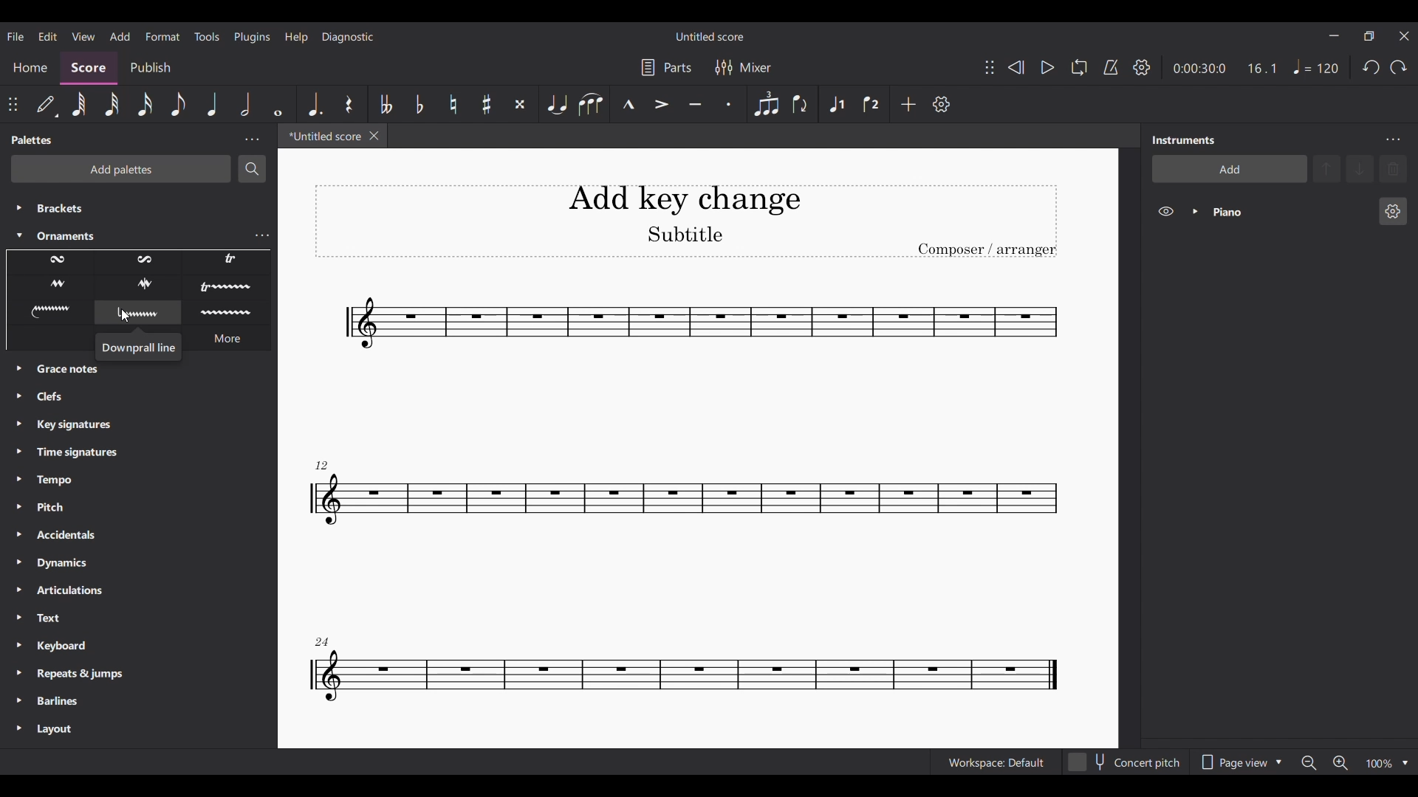  What do you see at coordinates (151, 69) in the screenshot?
I see `Publish section` at bounding box center [151, 69].